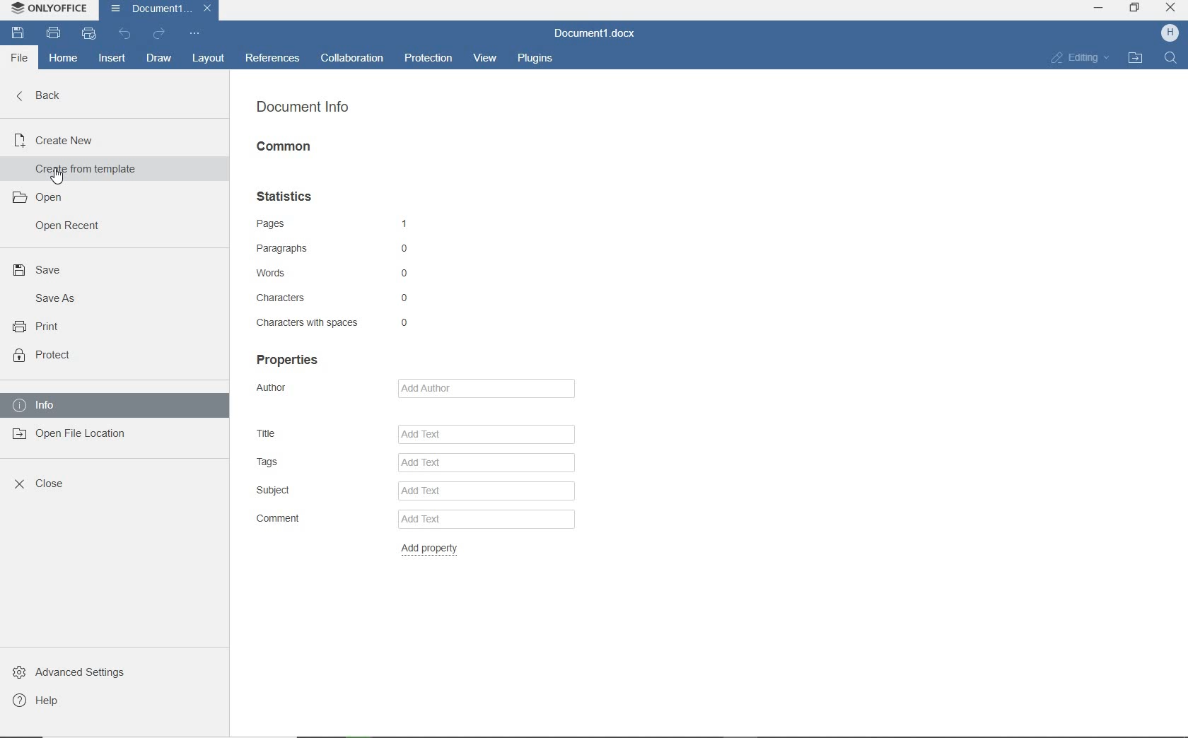 This screenshot has height=738, width=1188. What do you see at coordinates (436, 550) in the screenshot?
I see `add property` at bounding box center [436, 550].